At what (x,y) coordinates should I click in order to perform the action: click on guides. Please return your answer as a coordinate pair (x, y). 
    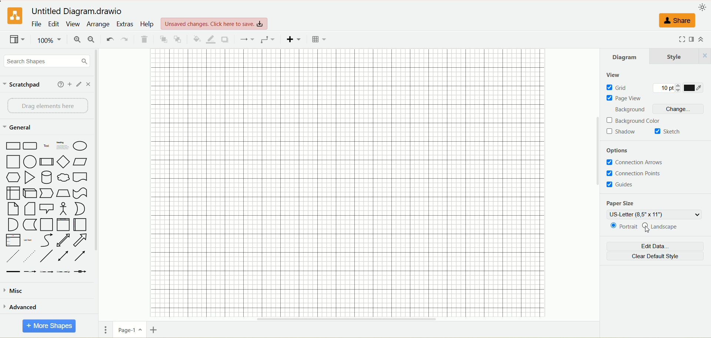
    Looking at the image, I should click on (623, 185).